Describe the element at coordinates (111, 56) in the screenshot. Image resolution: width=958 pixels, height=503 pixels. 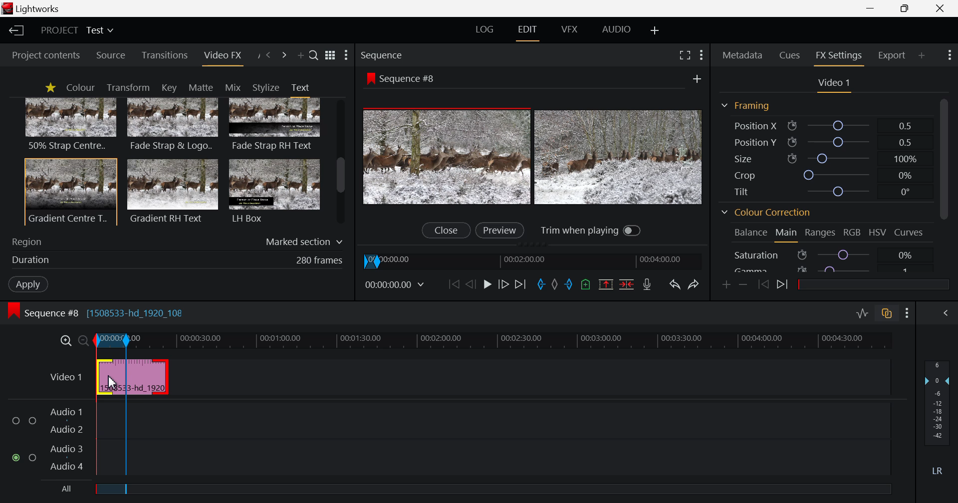
I see `Source` at that location.